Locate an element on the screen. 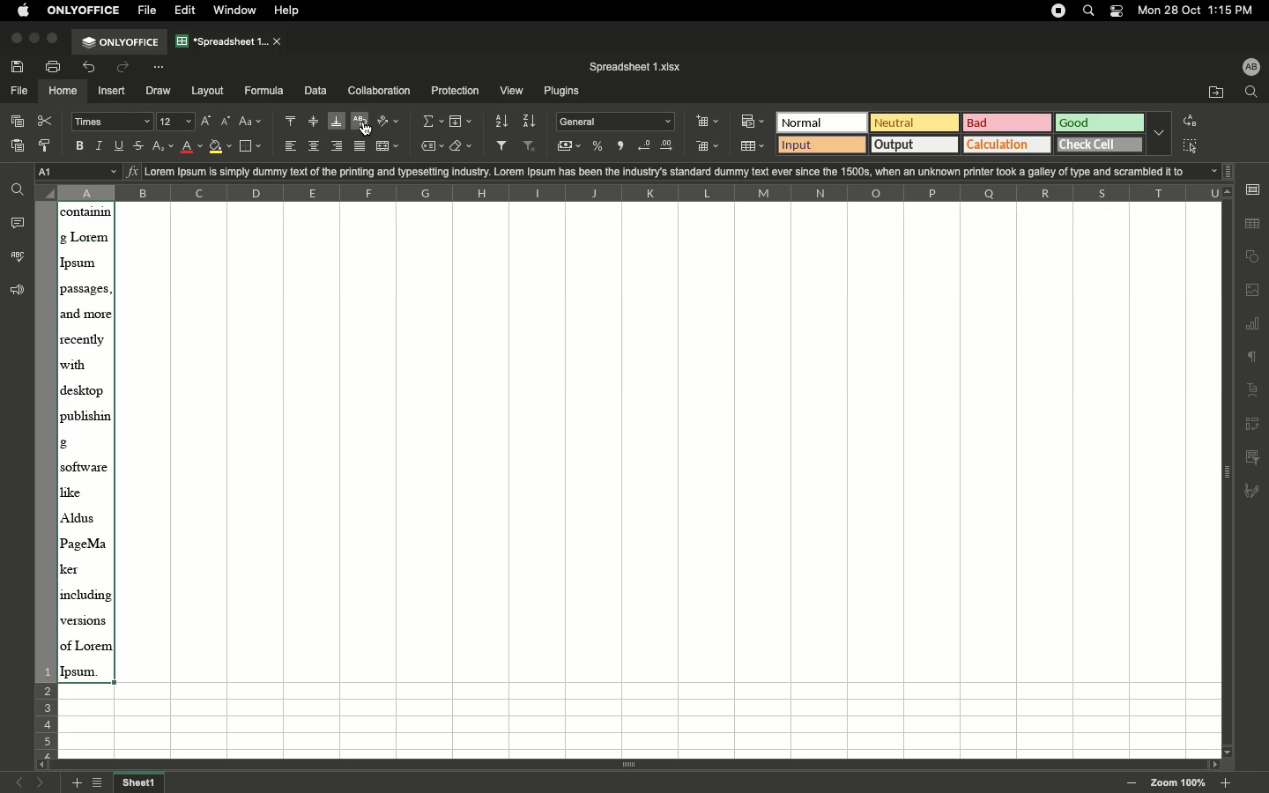 The image size is (1269, 793). Print is located at coordinates (56, 66).